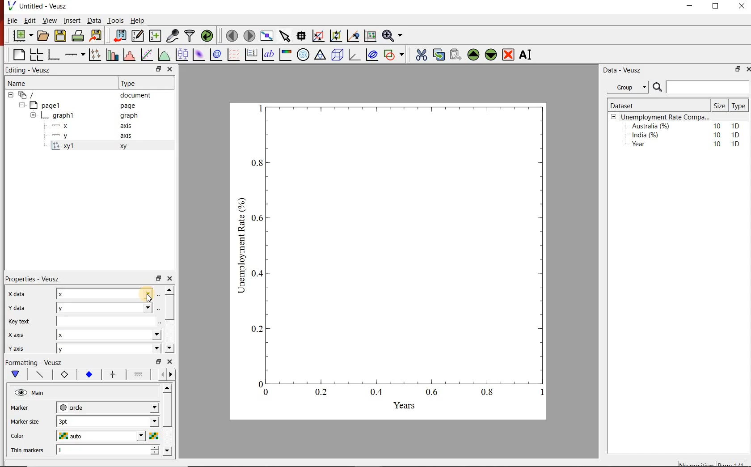 Image resolution: width=751 pixels, height=467 pixels. What do you see at coordinates (17, 374) in the screenshot?
I see `main` at bounding box center [17, 374].